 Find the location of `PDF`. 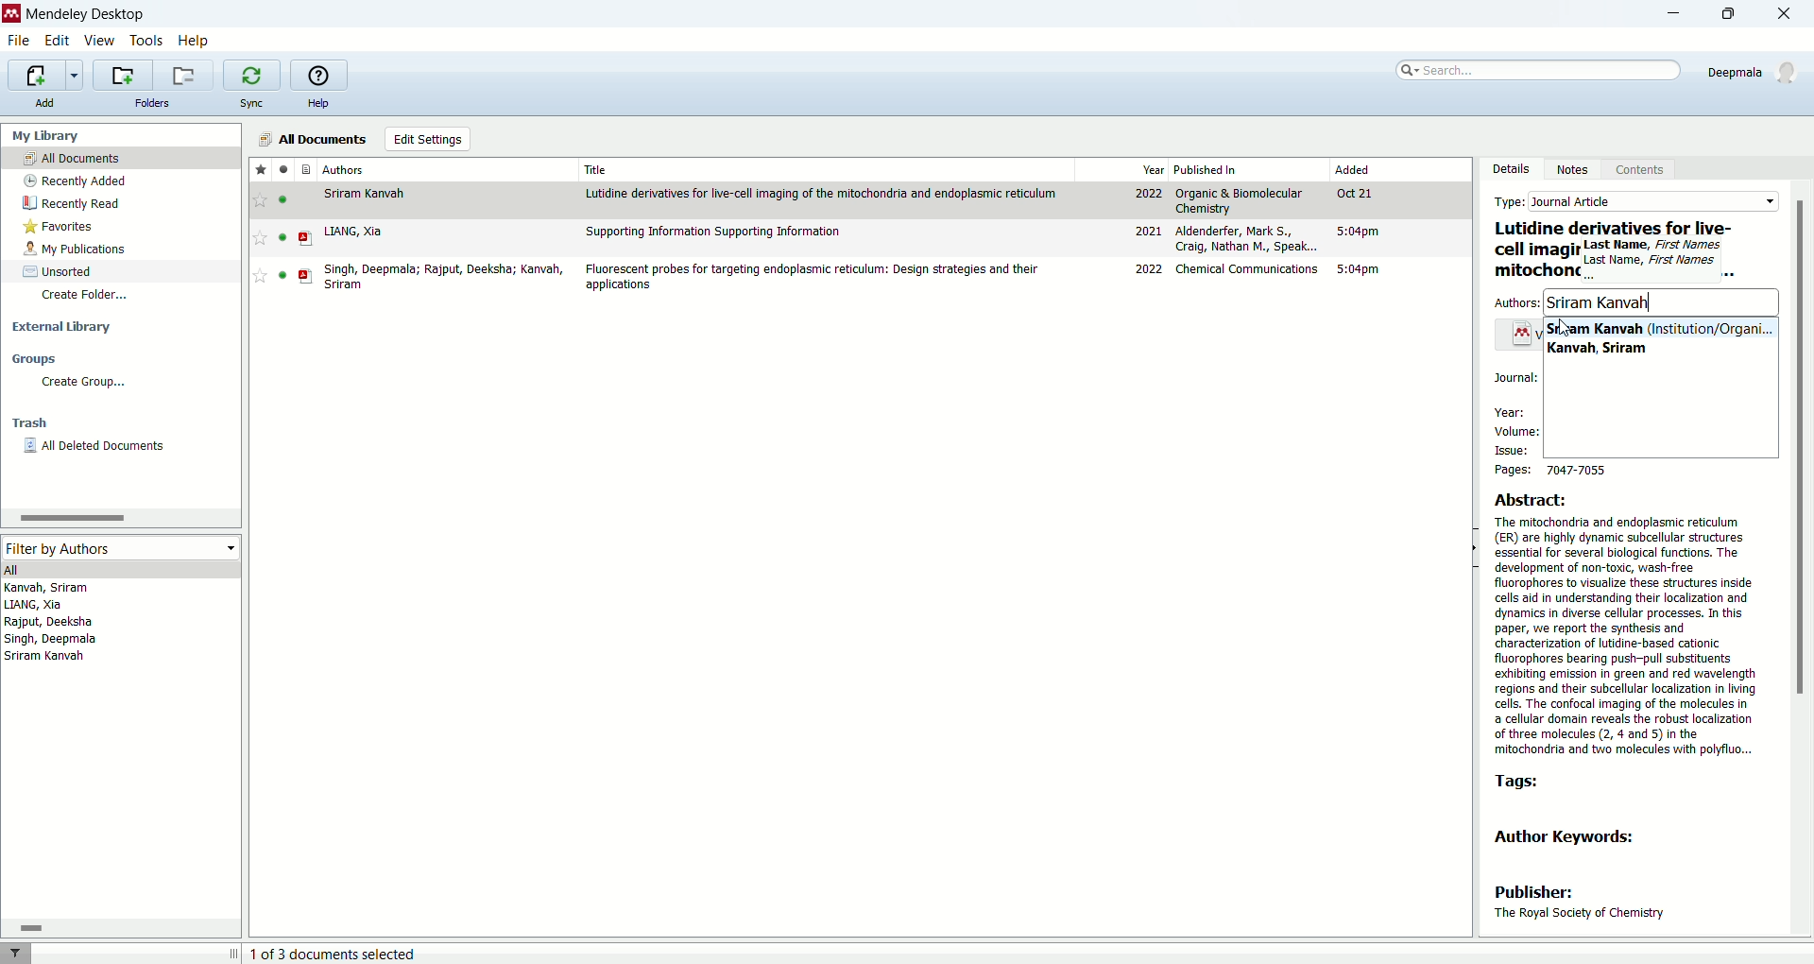

PDF is located at coordinates (307, 277).